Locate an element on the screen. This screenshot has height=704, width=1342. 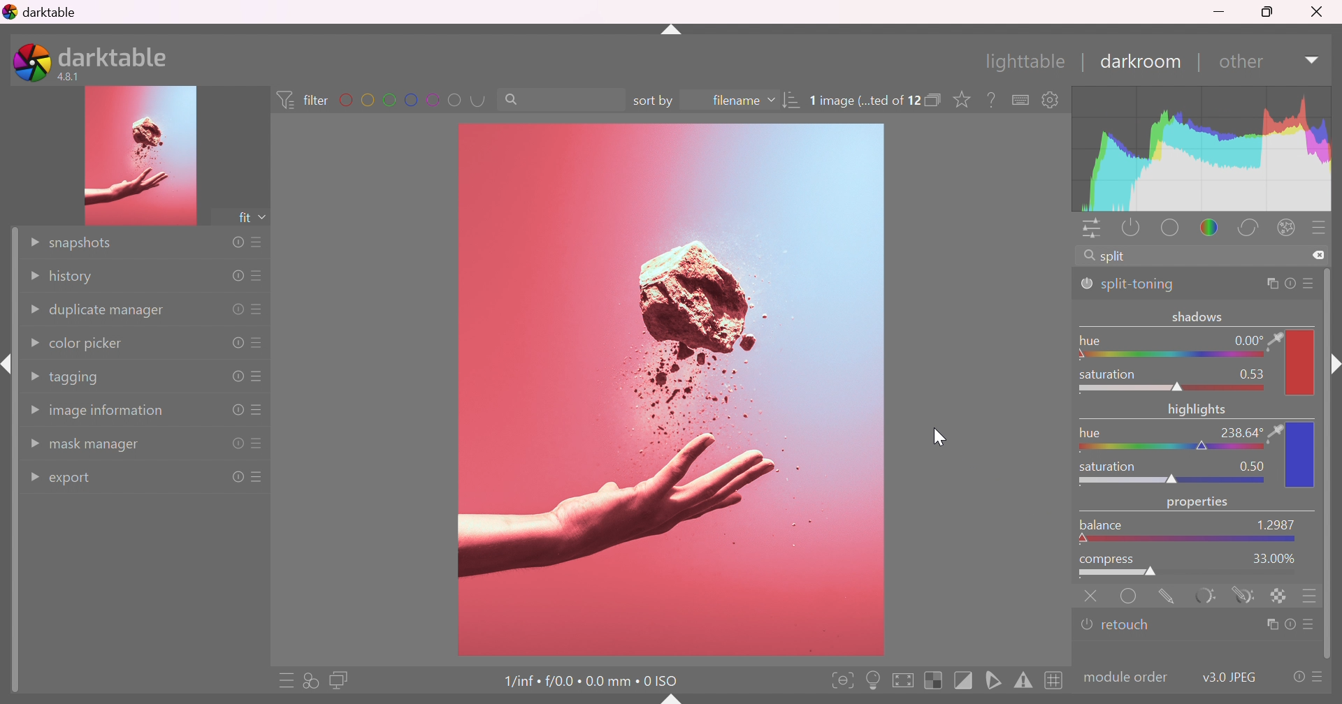
color picker is located at coordinates (1274, 431).